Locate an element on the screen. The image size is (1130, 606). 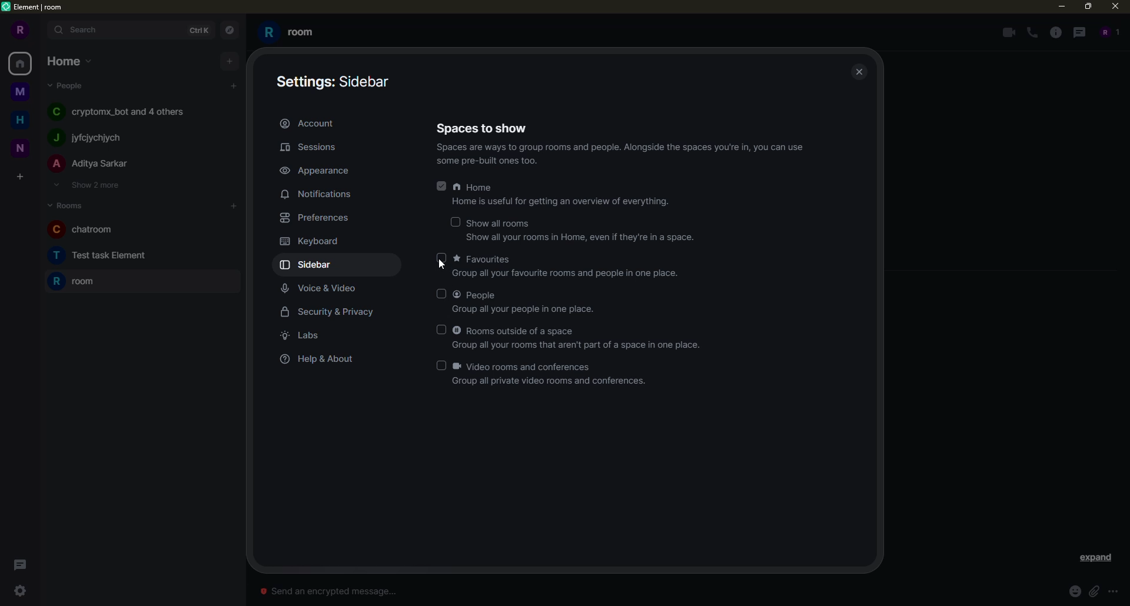
people is located at coordinates (477, 295).